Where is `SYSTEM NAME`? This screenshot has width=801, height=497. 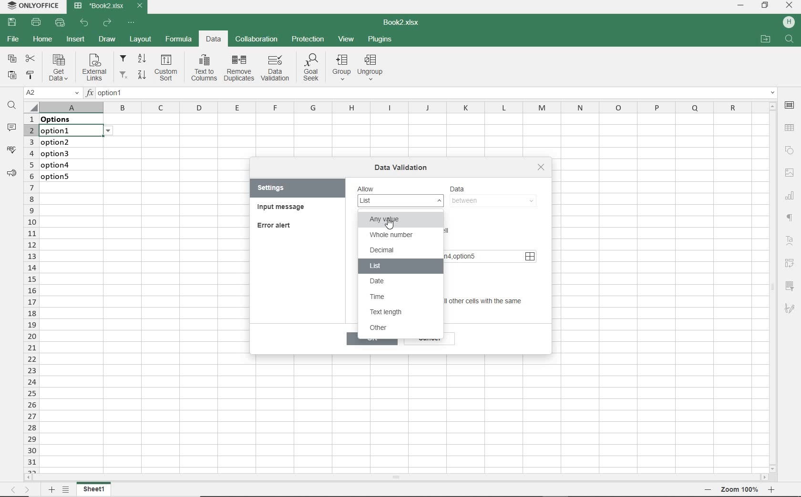
SYSTEM NAME is located at coordinates (34, 6).